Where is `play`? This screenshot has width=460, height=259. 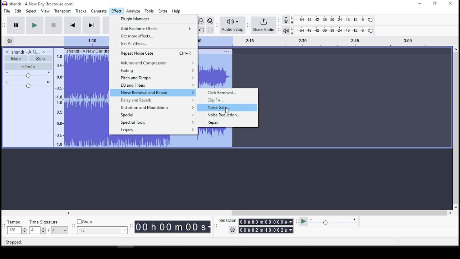
play is located at coordinates (35, 26).